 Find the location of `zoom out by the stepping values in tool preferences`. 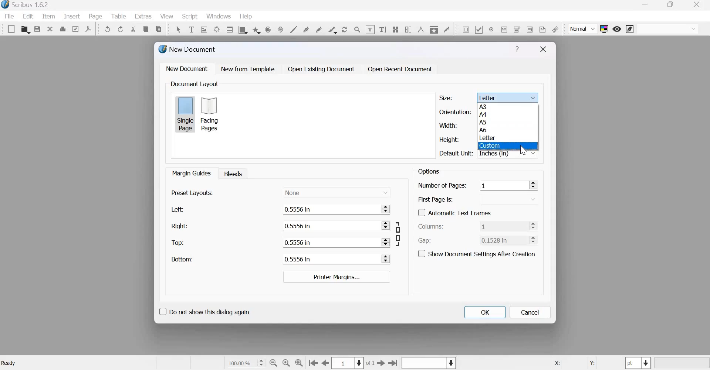

zoom out by the stepping values in tool preferences is located at coordinates (274, 363).